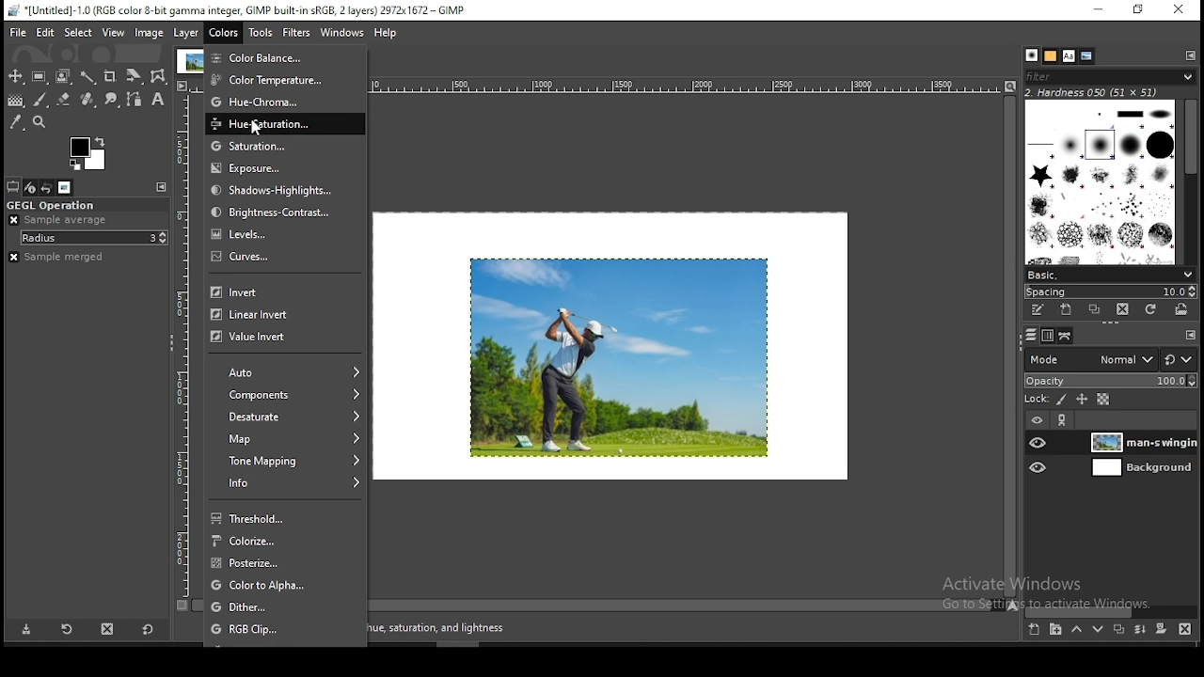  What do you see at coordinates (78, 31) in the screenshot?
I see `select` at bounding box center [78, 31].